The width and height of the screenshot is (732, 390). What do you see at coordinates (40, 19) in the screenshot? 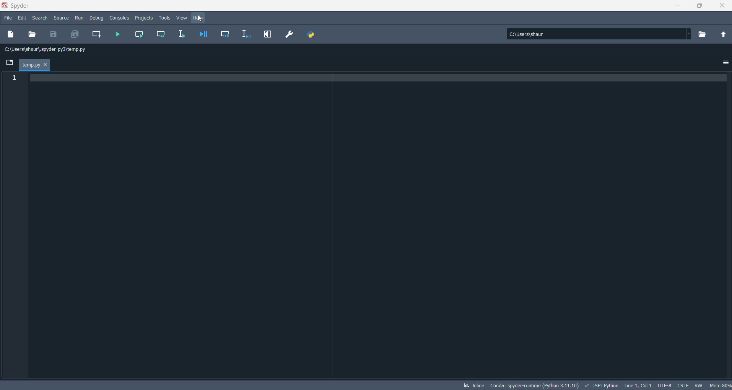
I see `search` at bounding box center [40, 19].